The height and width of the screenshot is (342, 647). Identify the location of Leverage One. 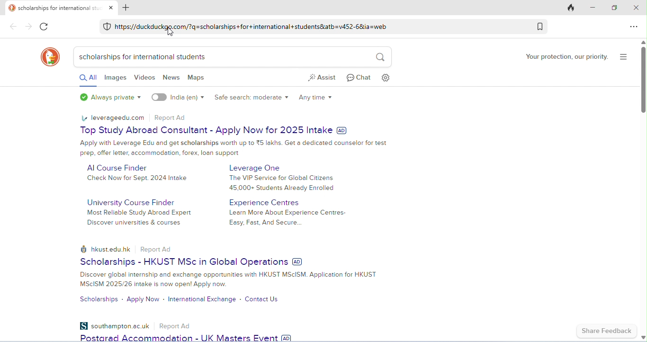
(256, 168).